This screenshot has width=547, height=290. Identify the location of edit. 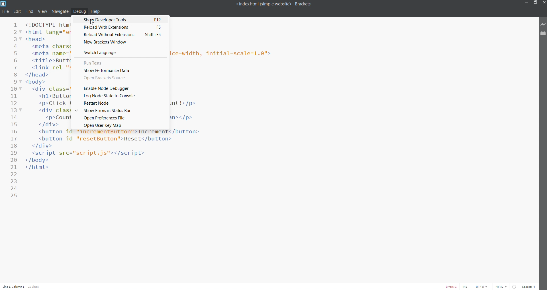
(17, 12).